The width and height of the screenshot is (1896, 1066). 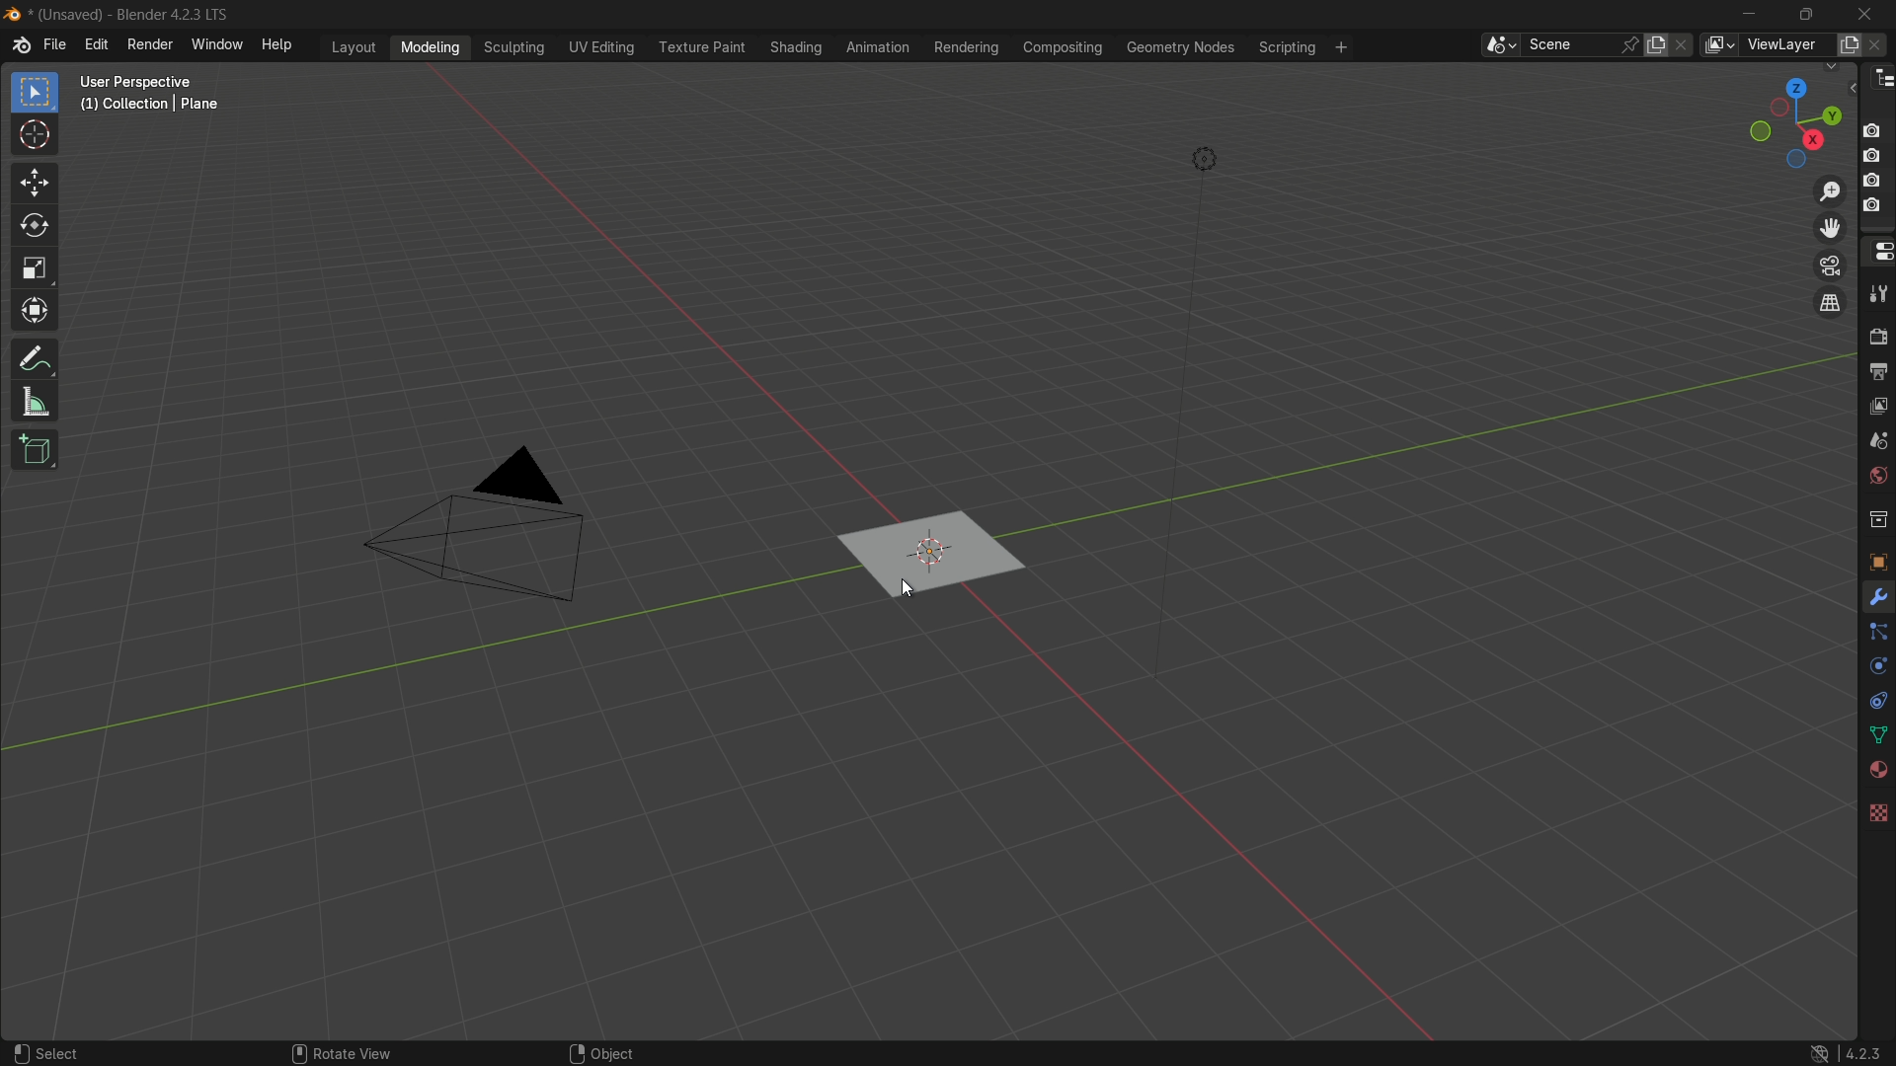 What do you see at coordinates (36, 92) in the screenshot?
I see `select box` at bounding box center [36, 92].